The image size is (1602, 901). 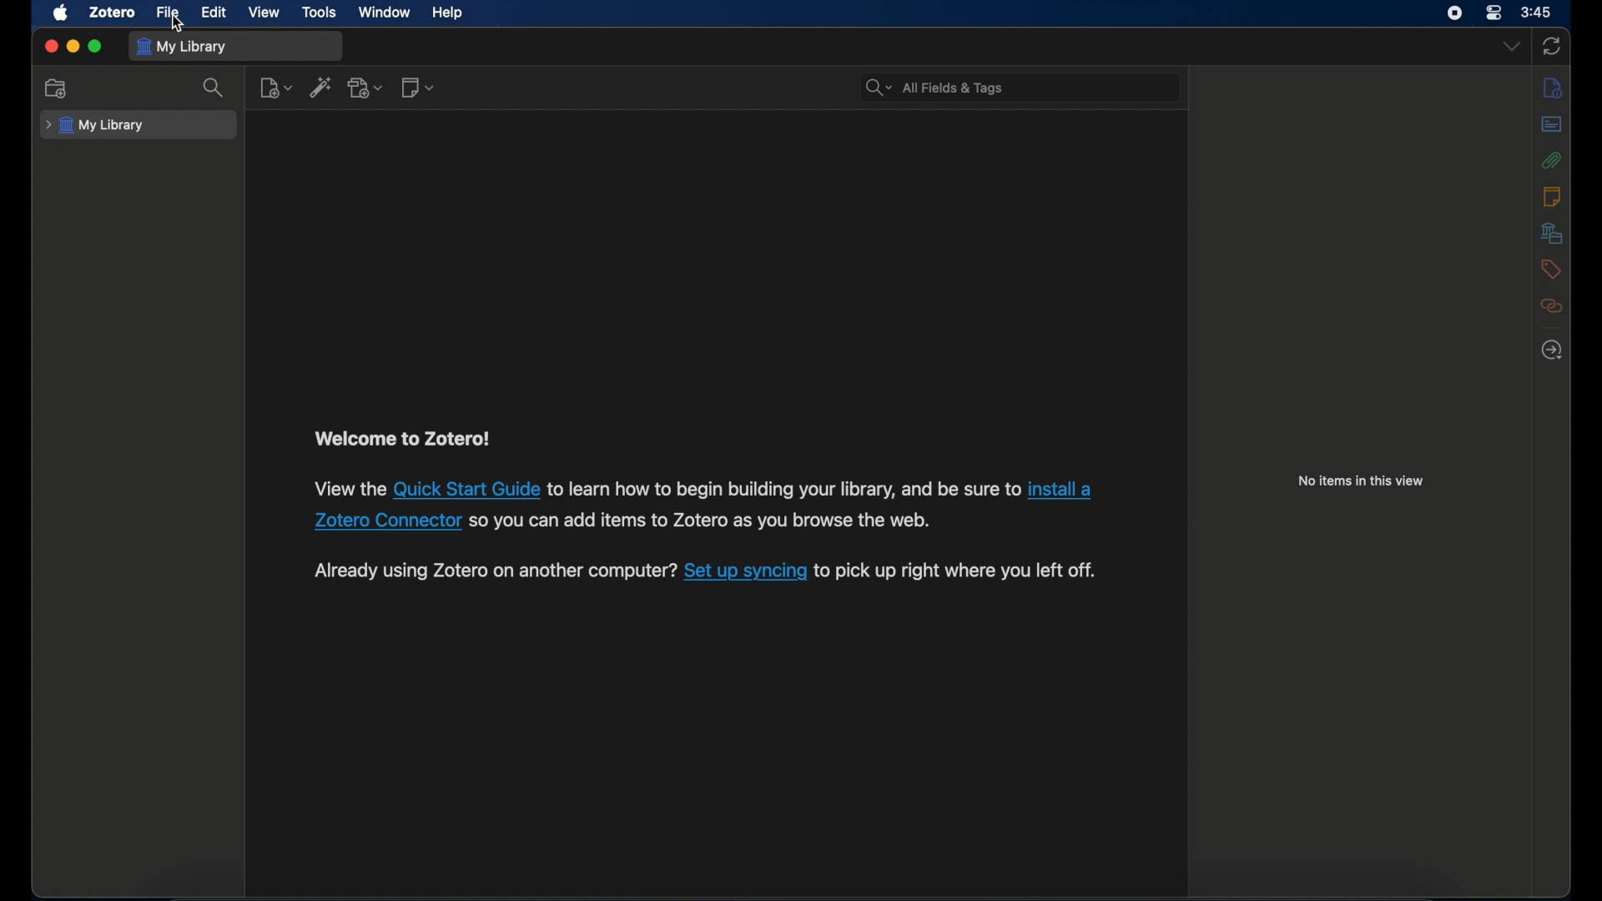 What do you see at coordinates (447, 13) in the screenshot?
I see `help` at bounding box center [447, 13].